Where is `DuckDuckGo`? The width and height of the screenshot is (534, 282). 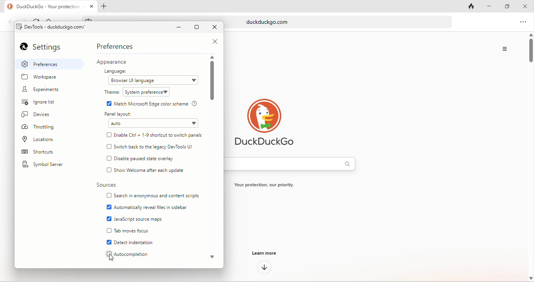 DuckDuckGo is located at coordinates (269, 141).